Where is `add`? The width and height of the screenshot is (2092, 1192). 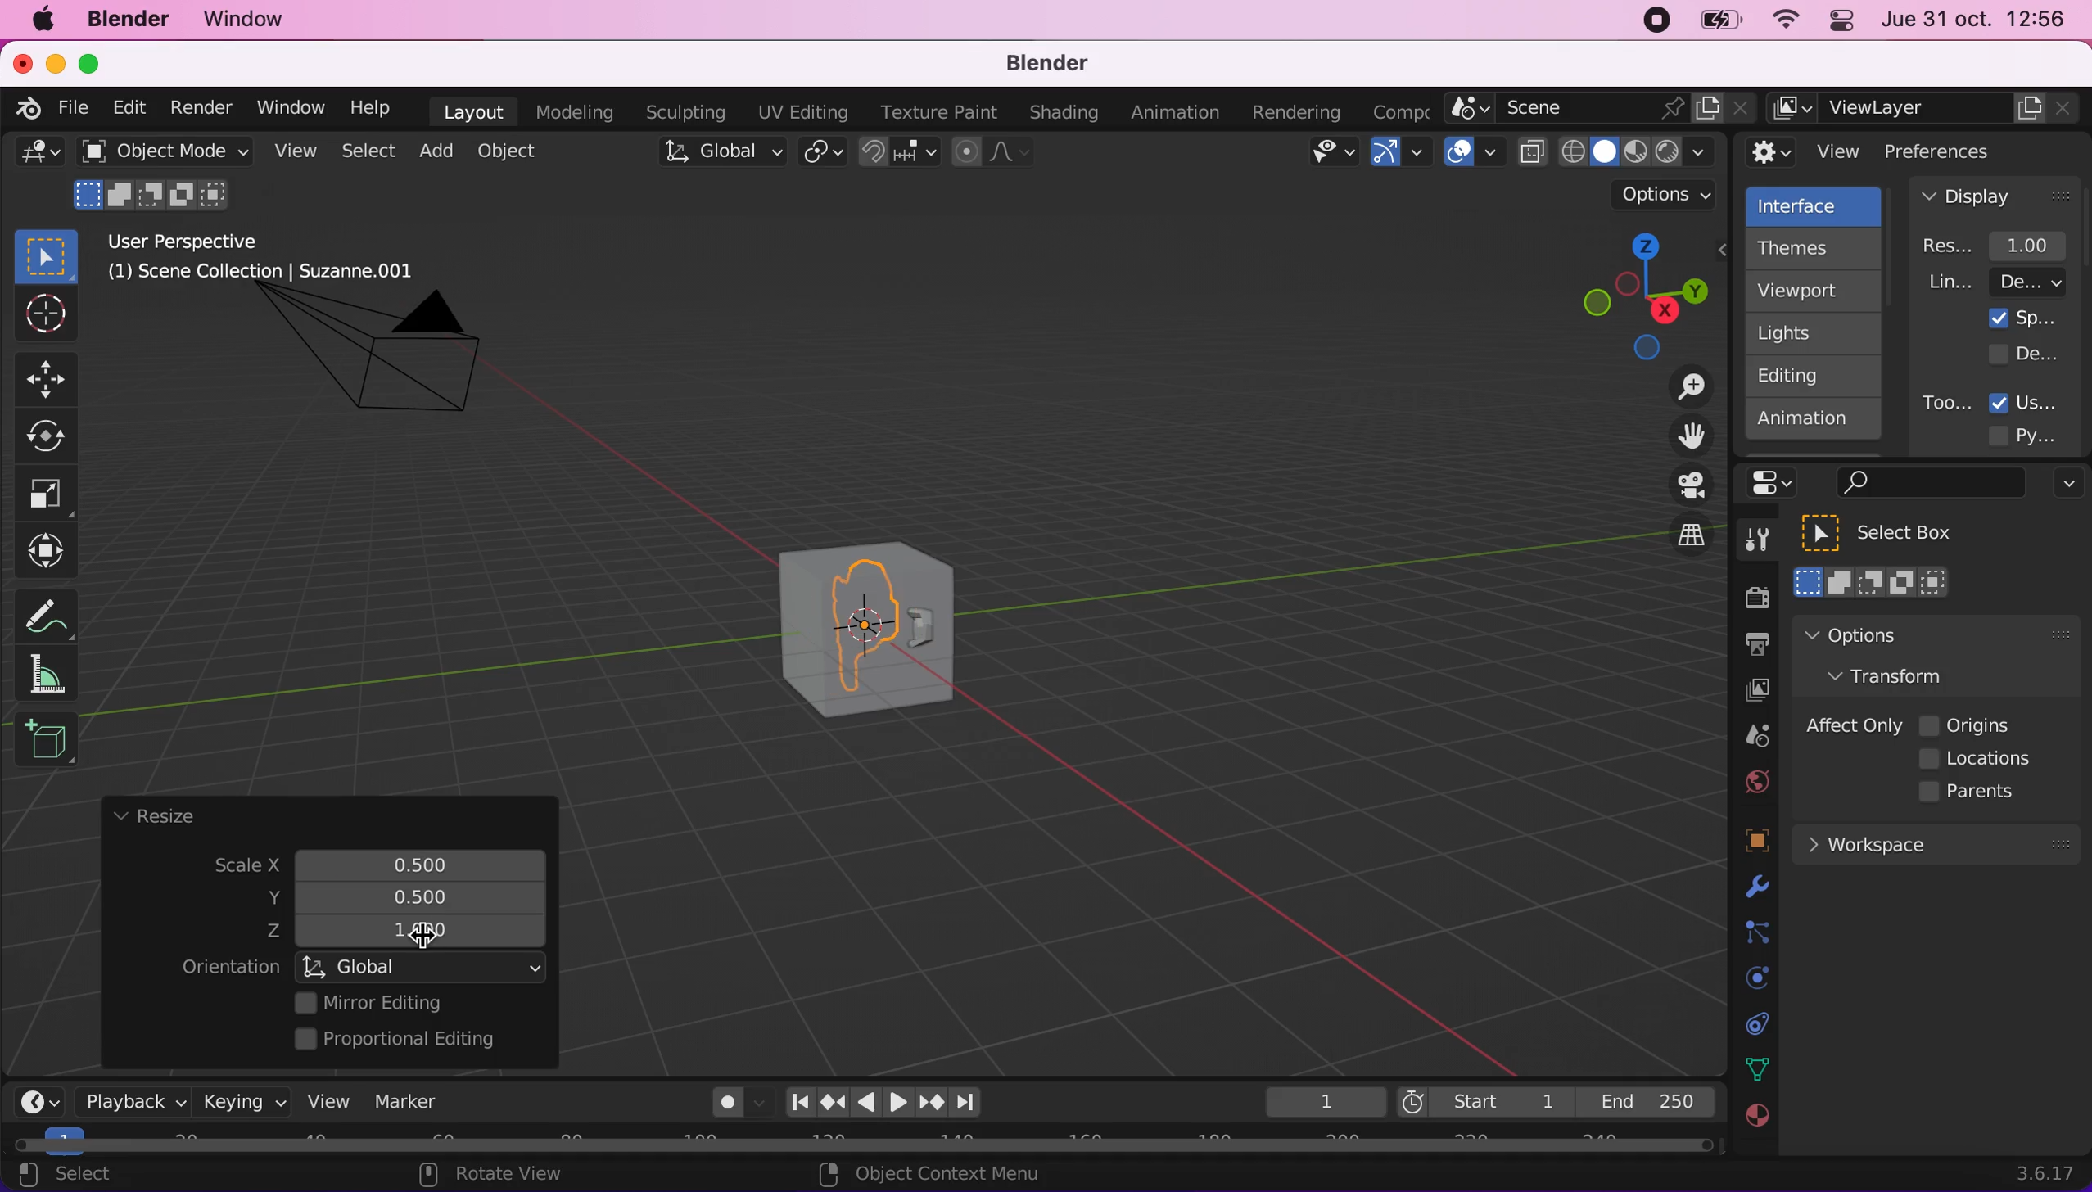 add is located at coordinates (433, 151).